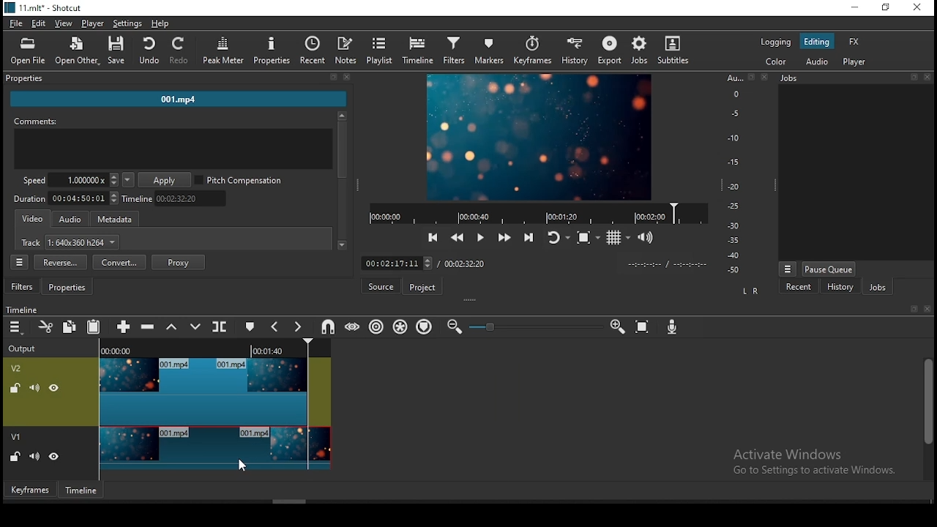 This screenshot has height=527, width=937. Describe the element at coordinates (83, 490) in the screenshot. I see `timeline` at that location.